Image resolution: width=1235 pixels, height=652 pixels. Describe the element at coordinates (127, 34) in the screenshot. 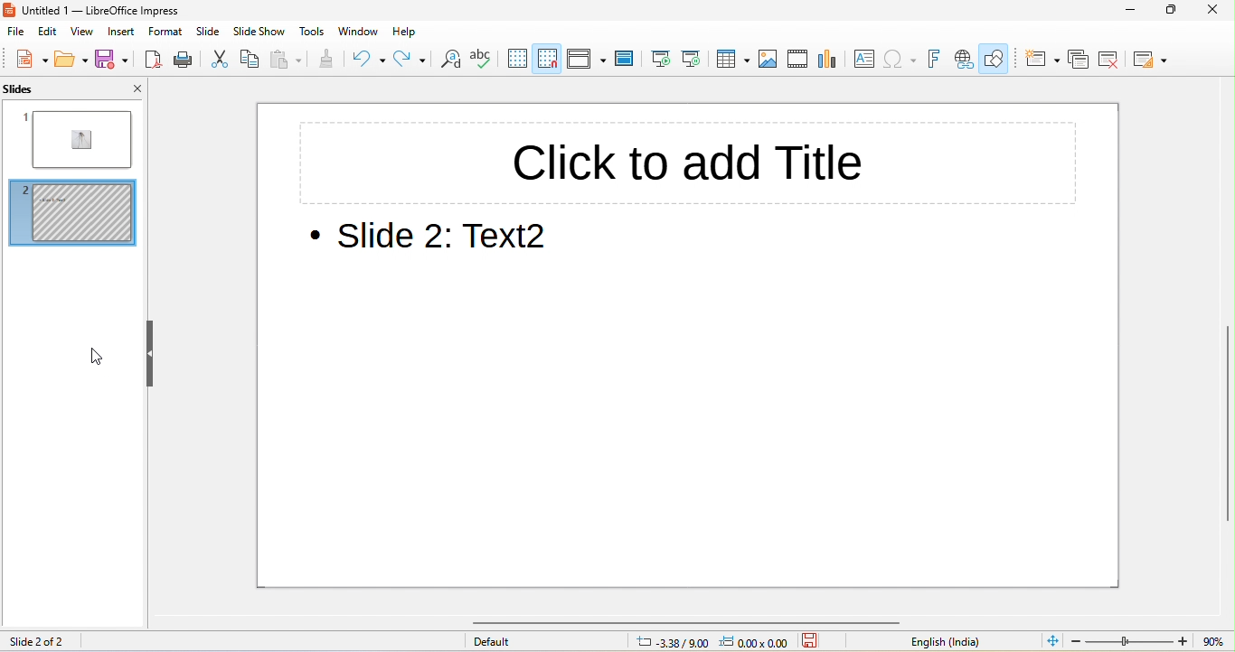

I see `insert` at that location.